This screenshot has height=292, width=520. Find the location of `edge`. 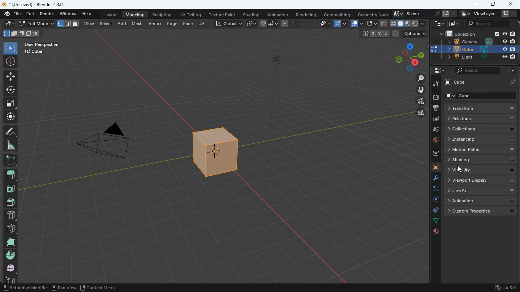

edge is located at coordinates (433, 189).